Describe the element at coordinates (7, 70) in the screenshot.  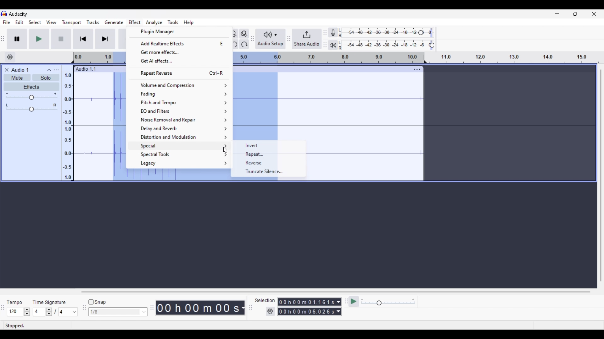
I see `Close` at that location.